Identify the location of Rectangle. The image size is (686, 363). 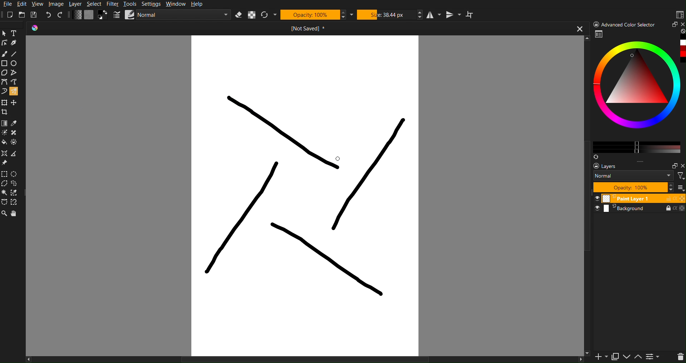
(5, 63).